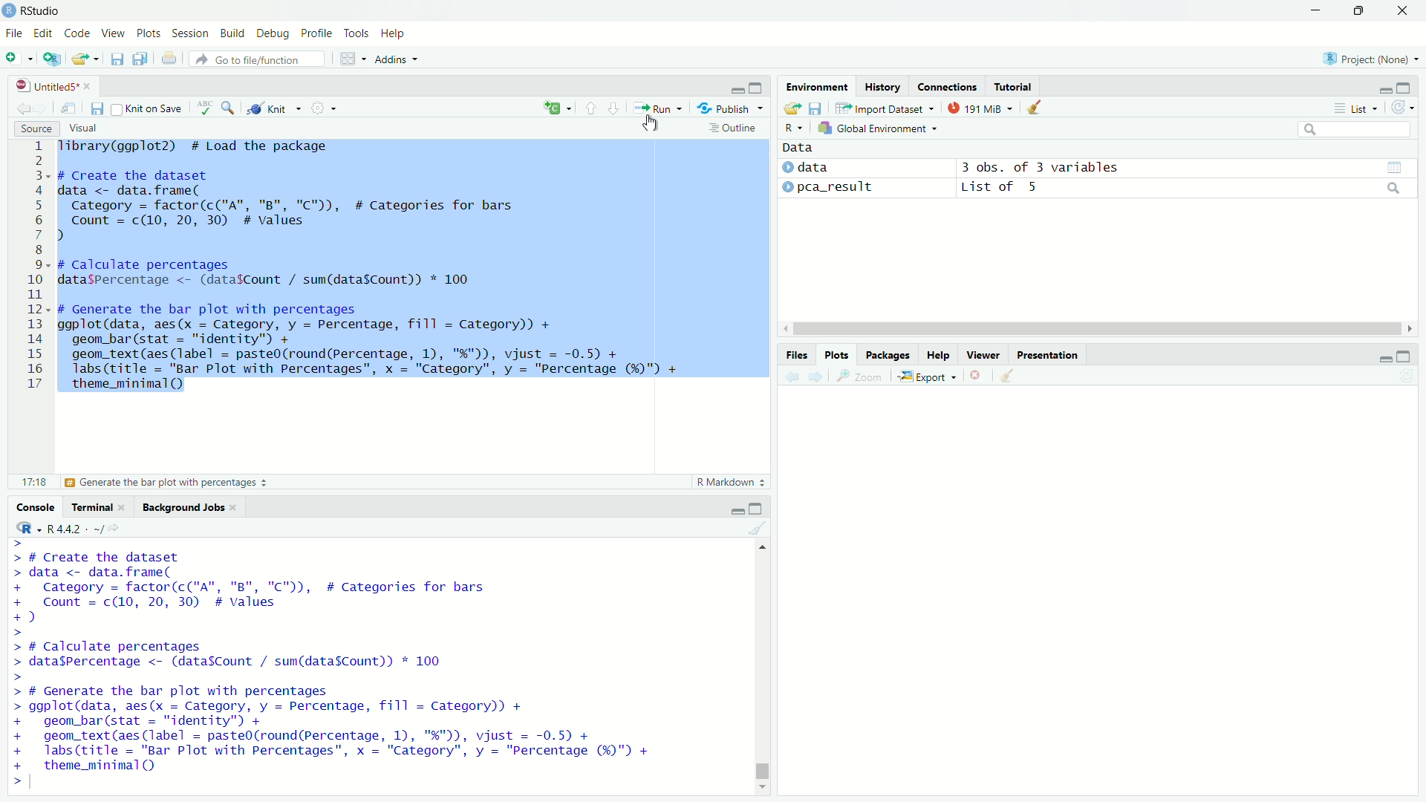 This screenshot has width=1426, height=802. What do you see at coordinates (555, 109) in the screenshot?
I see `language select` at bounding box center [555, 109].